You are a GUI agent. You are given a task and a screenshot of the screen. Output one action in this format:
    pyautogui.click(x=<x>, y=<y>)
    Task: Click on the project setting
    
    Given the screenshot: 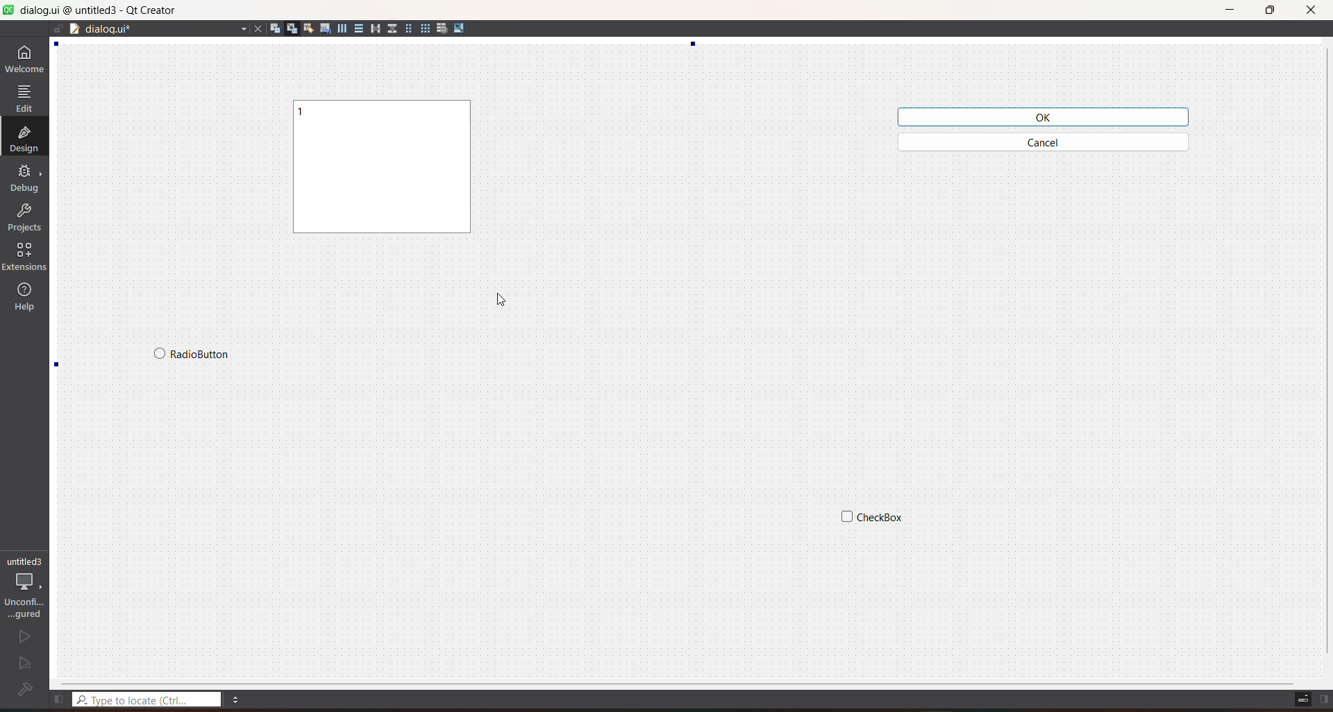 What is the action you would take?
    pyautogui.click(x=26, y=586)
    